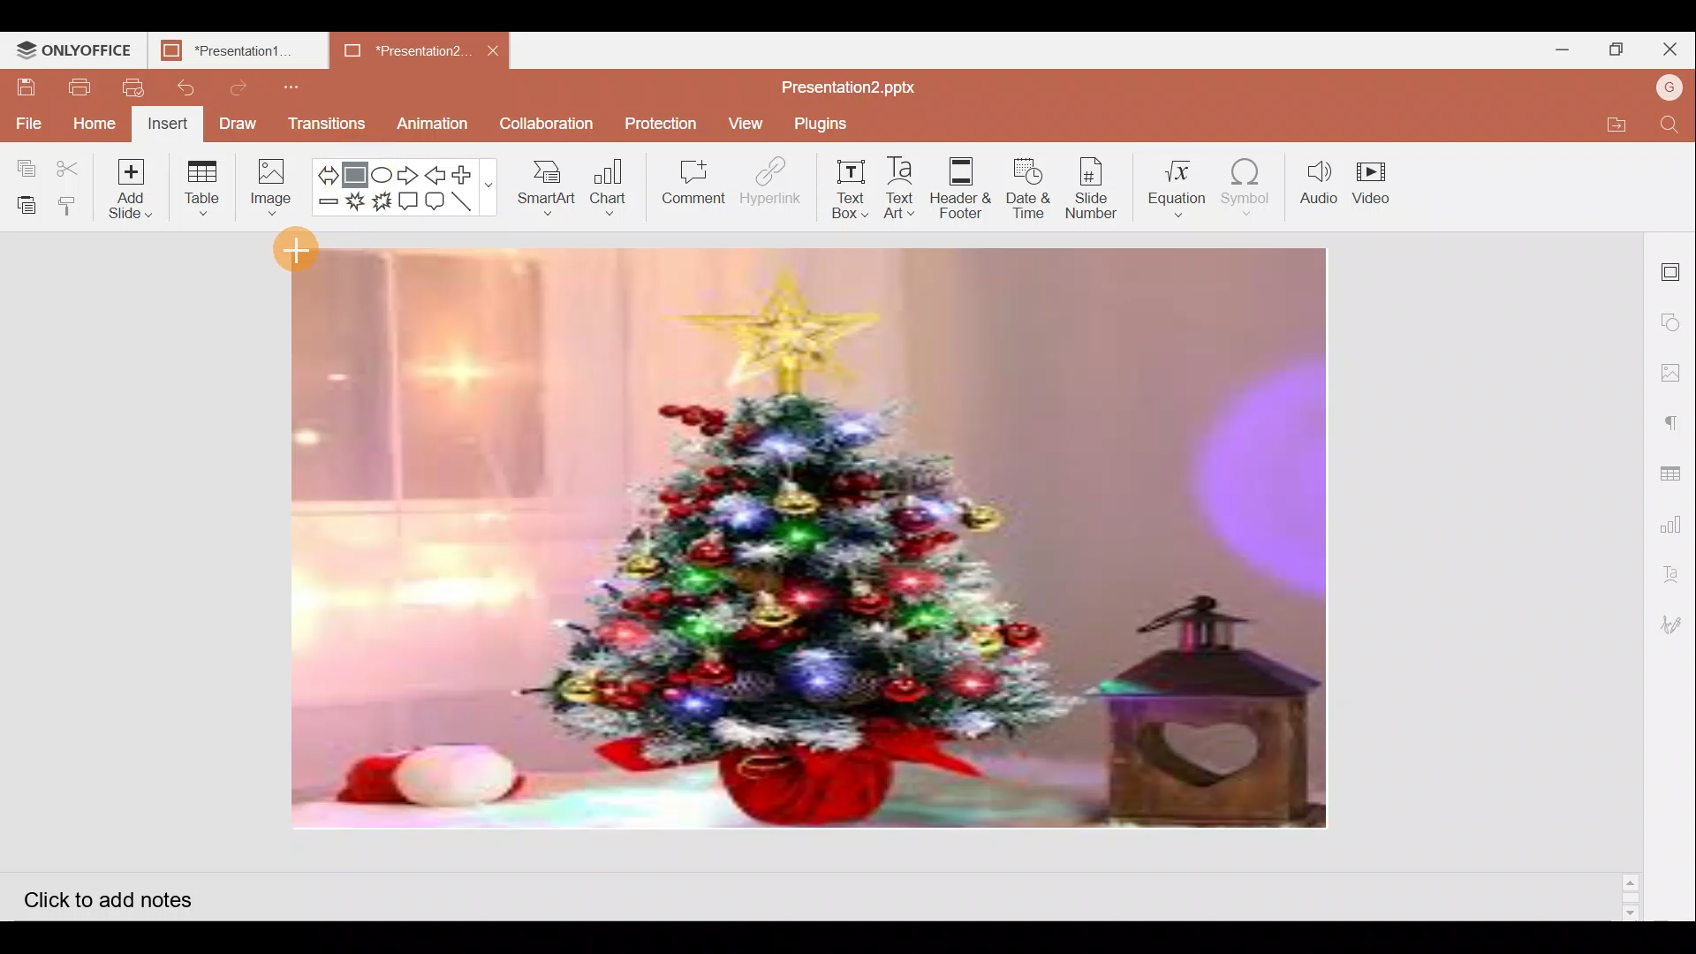 The image size is (1696, 954). Describe the element at coordinates (1677, 518) in the screenshot. I see `Chart settings` at that location.